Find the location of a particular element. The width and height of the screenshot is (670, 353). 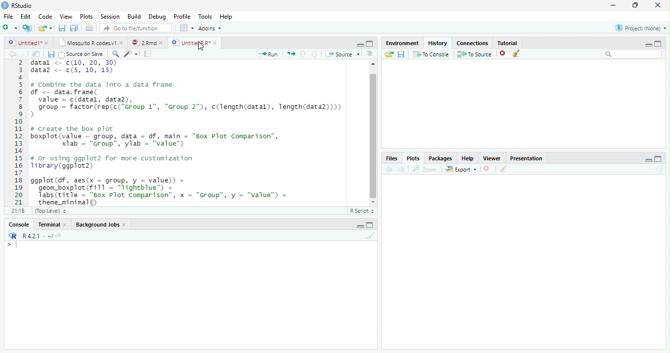

R 4.2.1 . ~/ is located at coordinates (37, 235).